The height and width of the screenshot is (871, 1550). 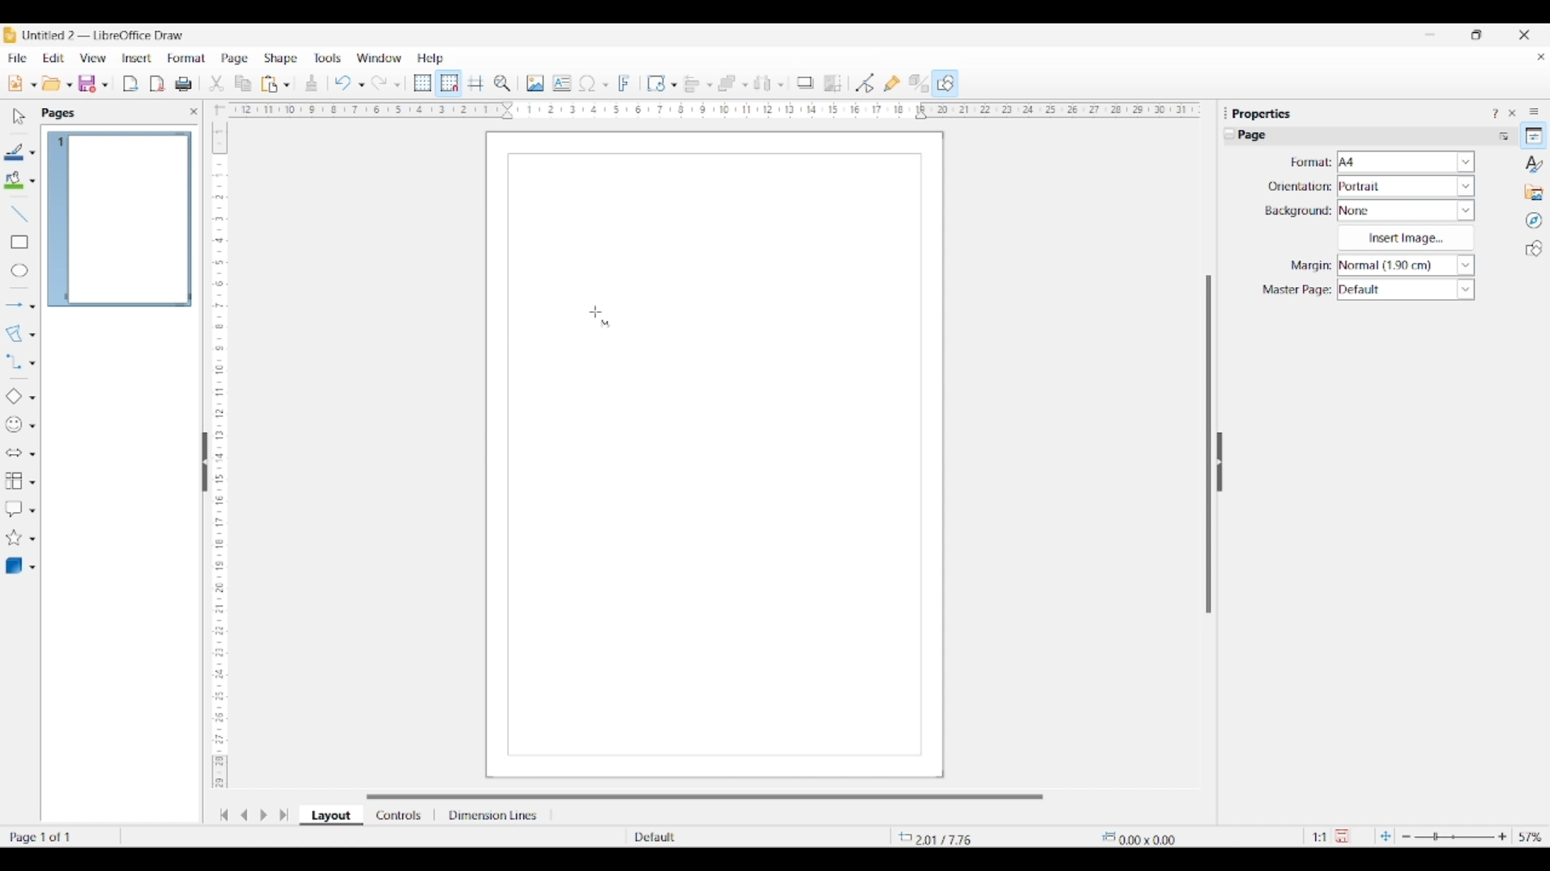 I want to click on Toggle extrusion, so click(x=919, y=84).